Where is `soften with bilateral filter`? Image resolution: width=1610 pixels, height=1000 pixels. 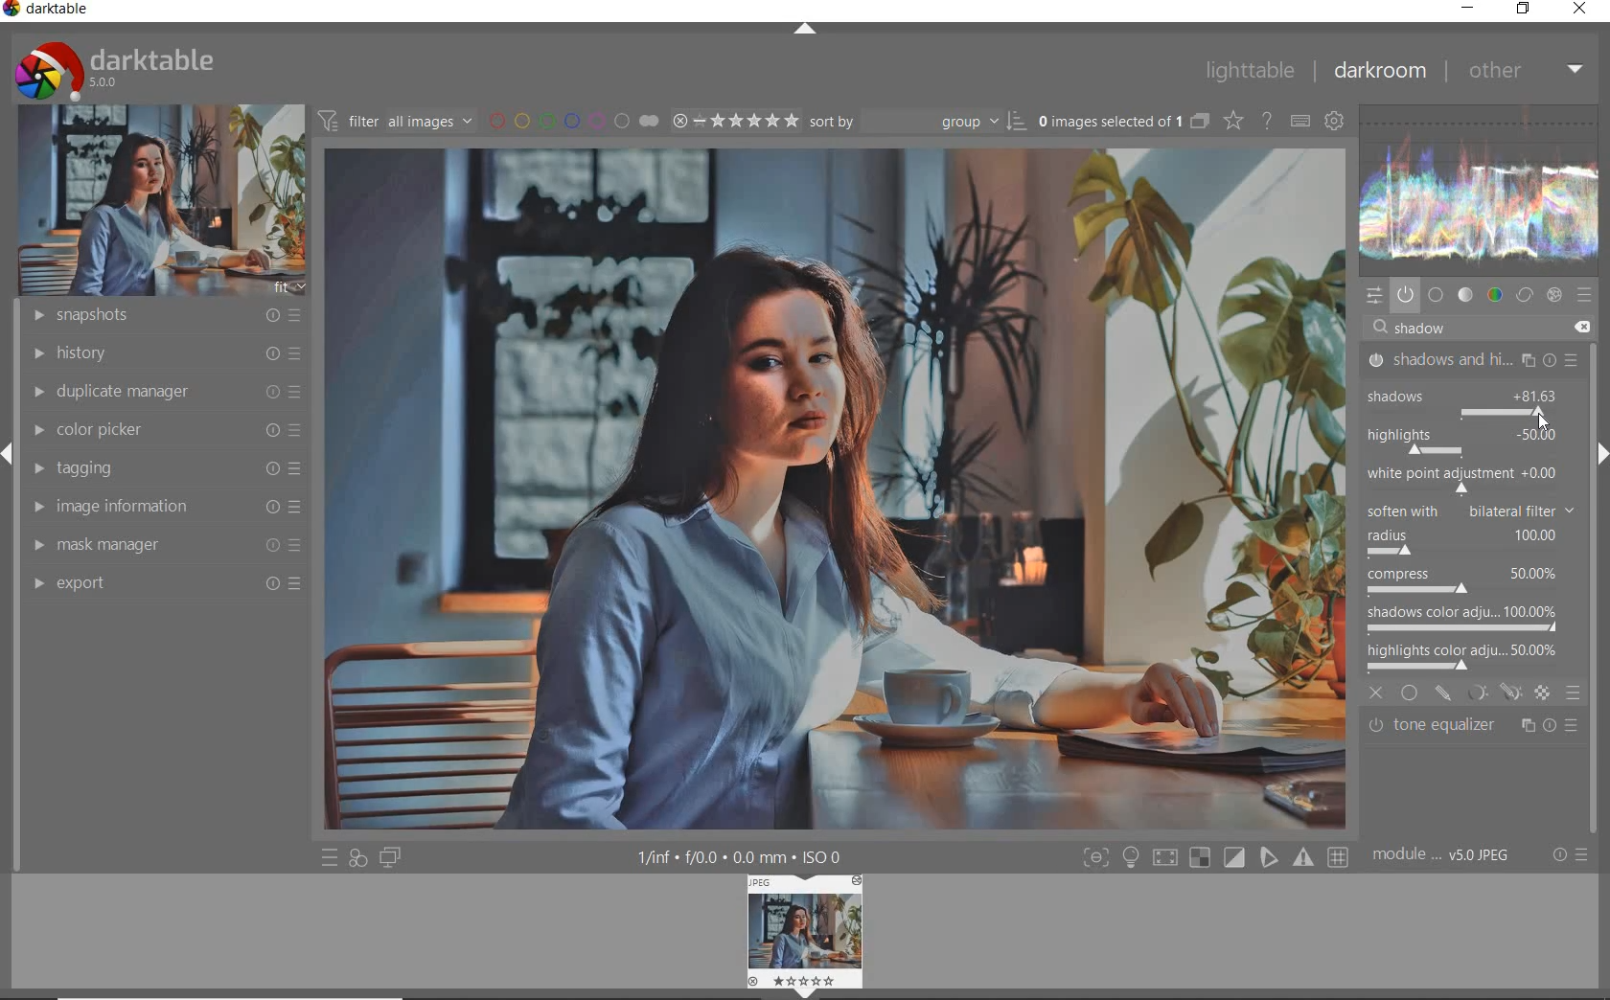 soften with bilateral filter is located at coordinates (1469, 509).